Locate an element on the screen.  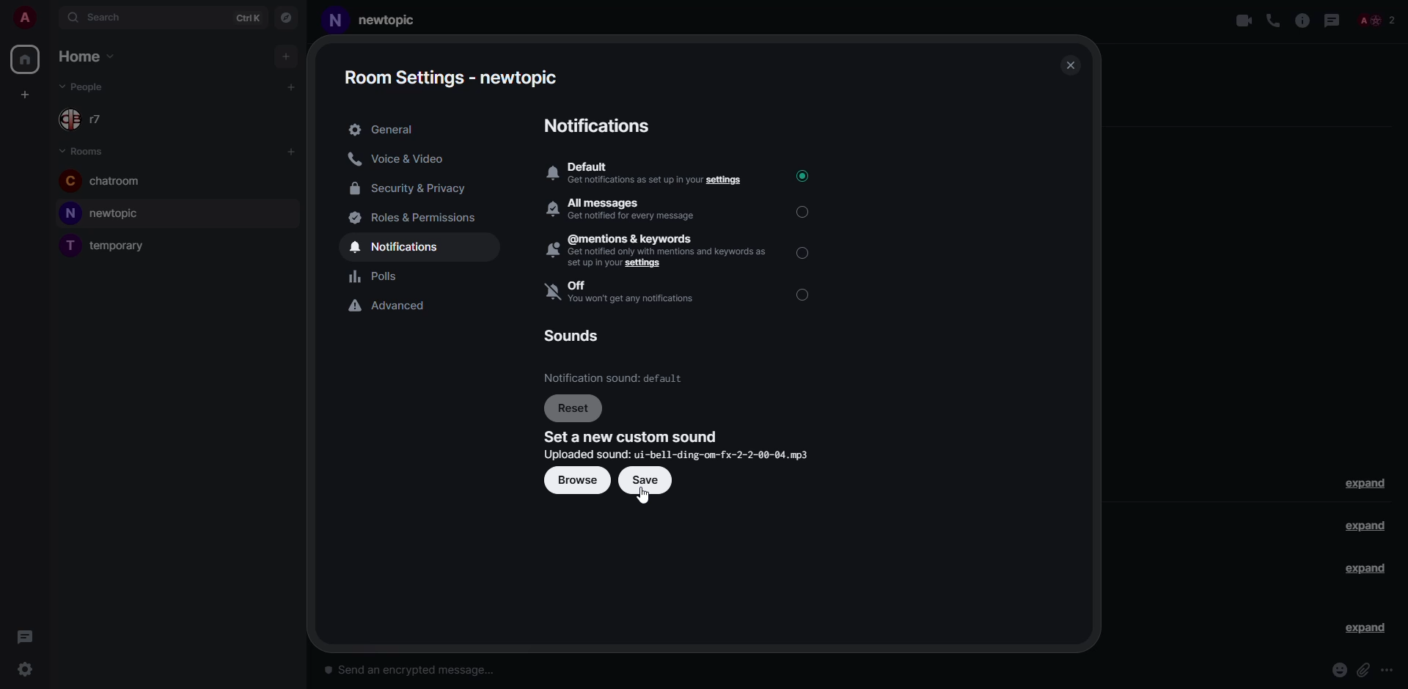
advanced is located at coordinates (394, 306).